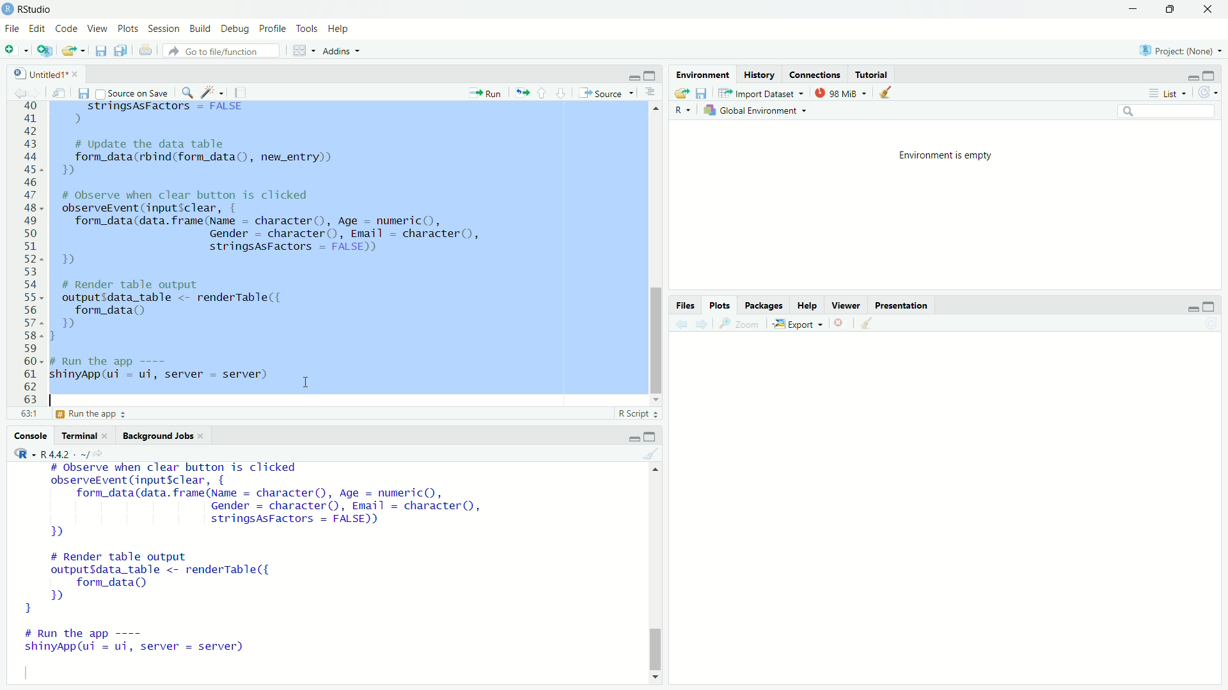 This screenshot has height=690, width=1228. I want to click on Addins, so click(342, 49).